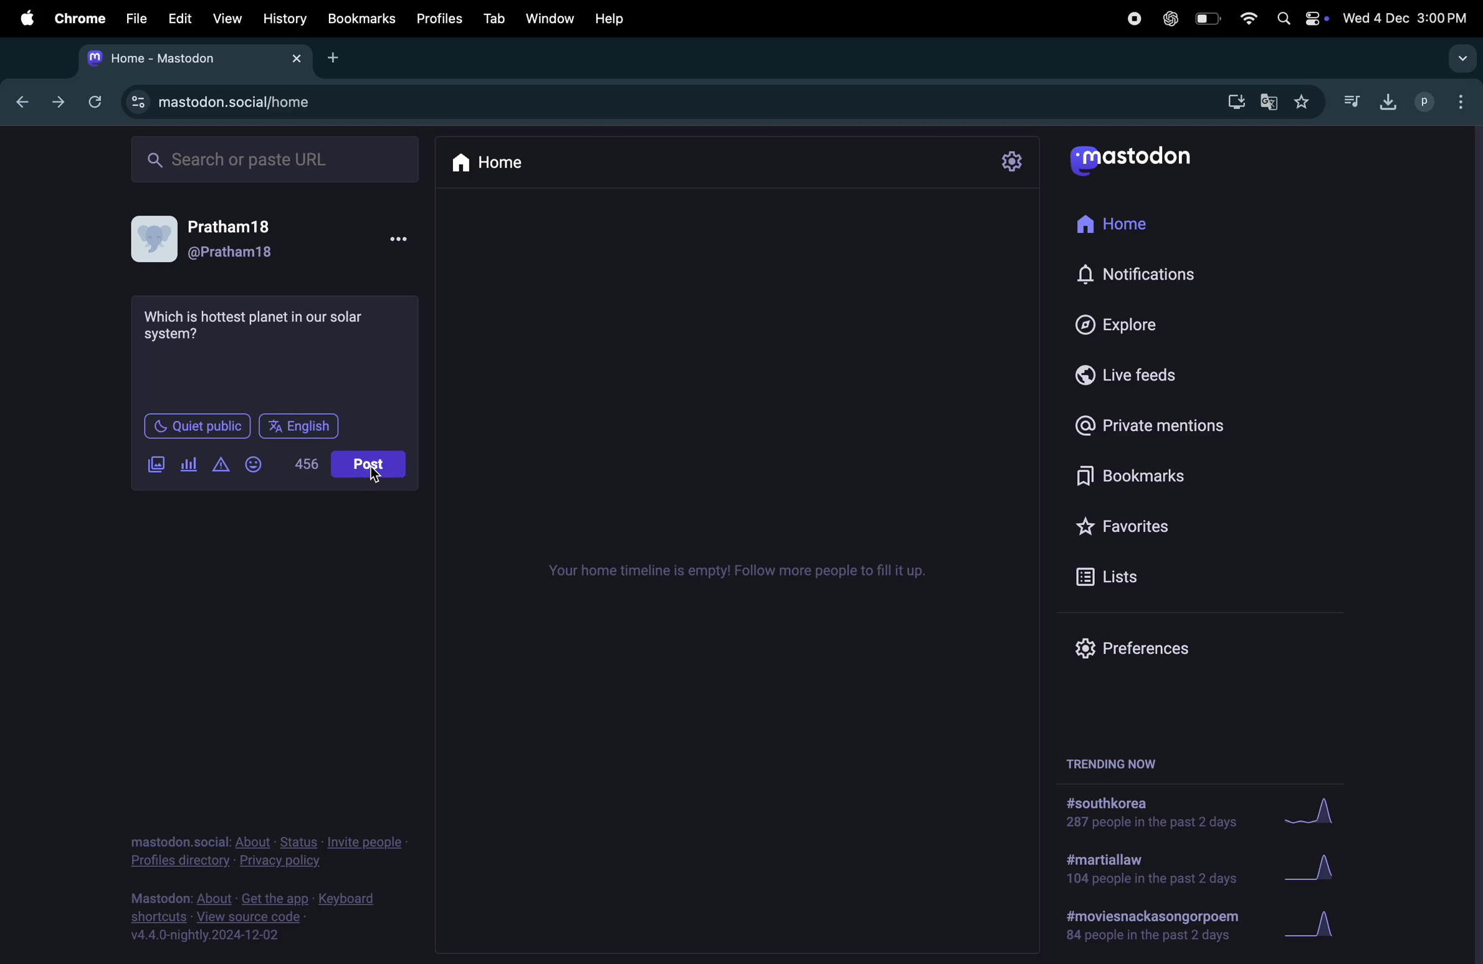  I want to click on backward, so click(19, 103).